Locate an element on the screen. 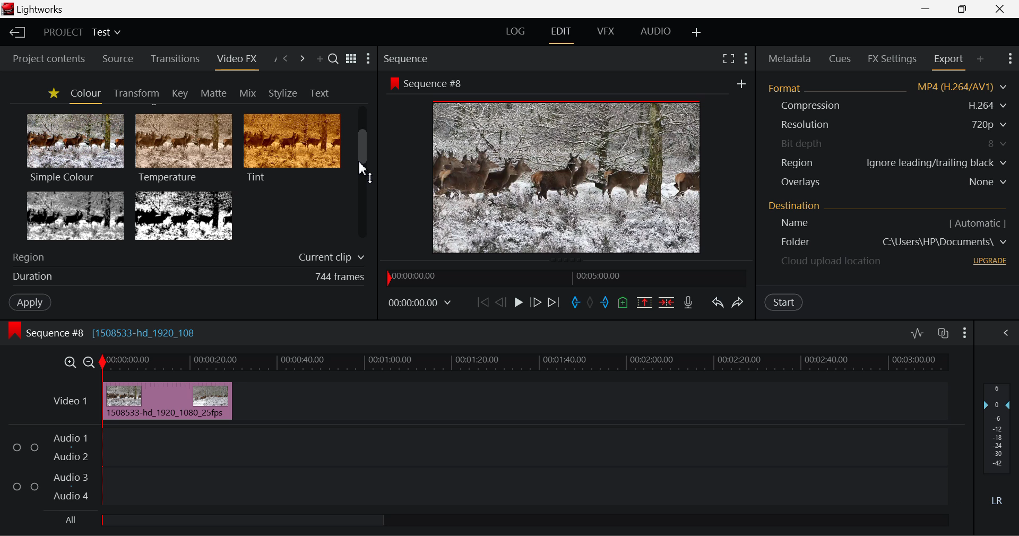  UPGRADE is located at coordinates (990, 261).